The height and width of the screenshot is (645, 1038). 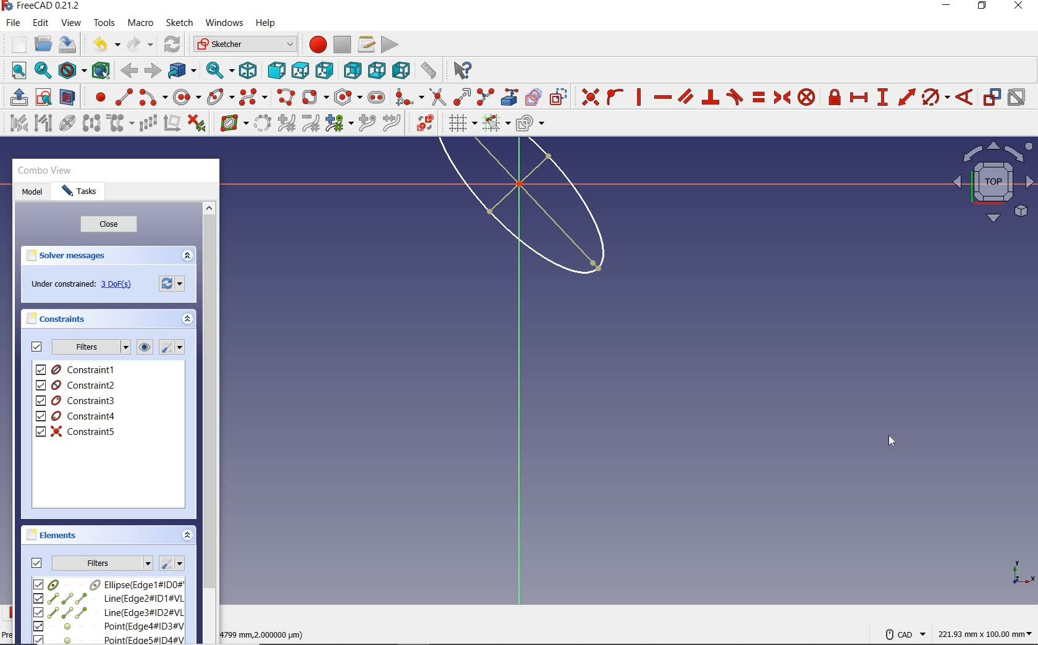 I want to click on switch between workbenches, so click(x=245, y=44).